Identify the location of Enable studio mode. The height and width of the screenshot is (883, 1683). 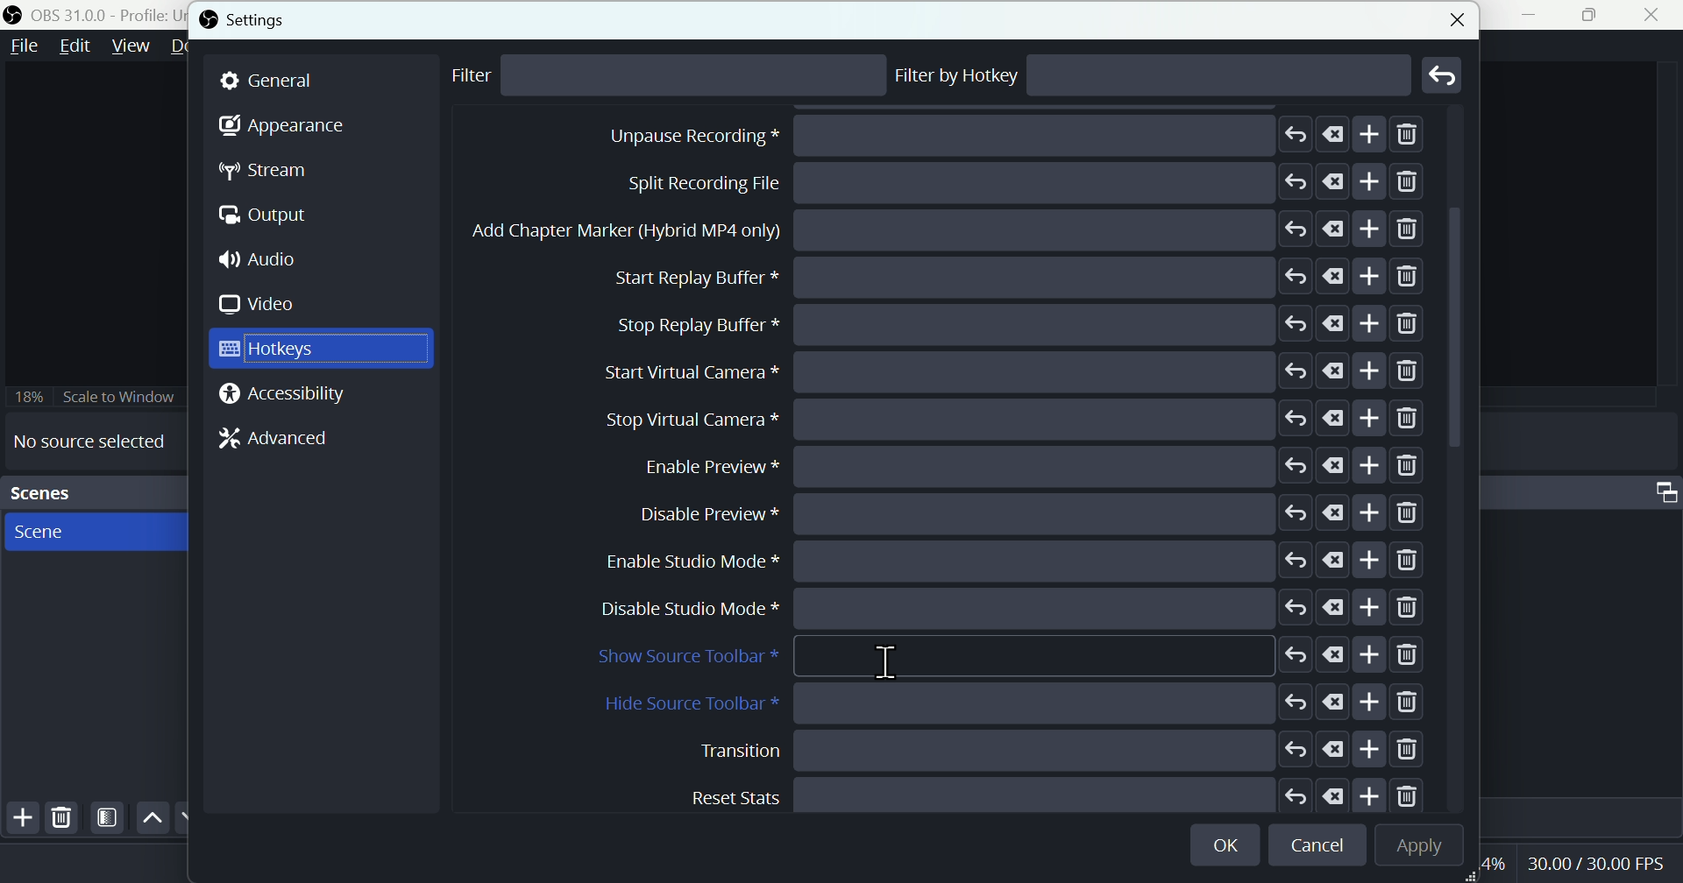
(1020, 793).